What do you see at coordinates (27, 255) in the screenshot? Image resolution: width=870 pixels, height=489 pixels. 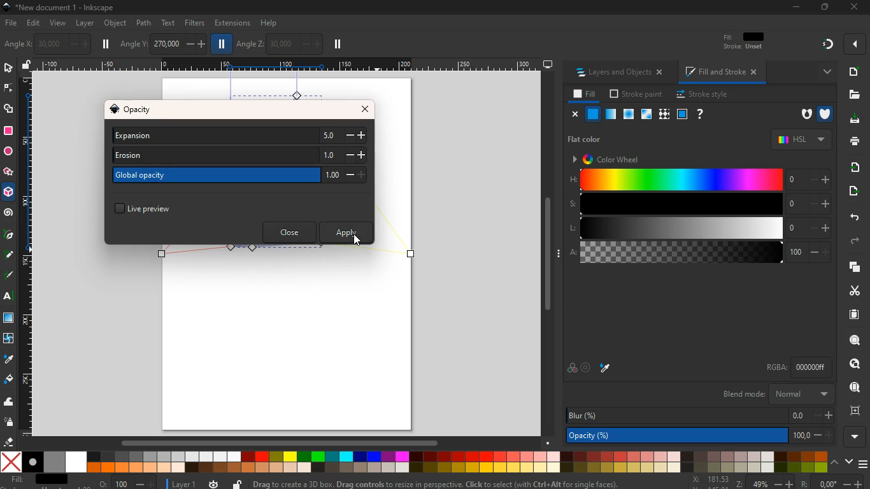 I see `Scale` at bounding box center [27, 255].